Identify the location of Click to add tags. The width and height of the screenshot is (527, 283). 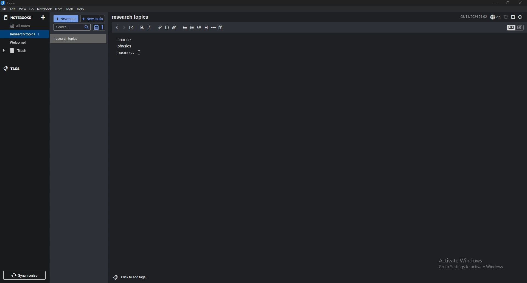
(130, 277).